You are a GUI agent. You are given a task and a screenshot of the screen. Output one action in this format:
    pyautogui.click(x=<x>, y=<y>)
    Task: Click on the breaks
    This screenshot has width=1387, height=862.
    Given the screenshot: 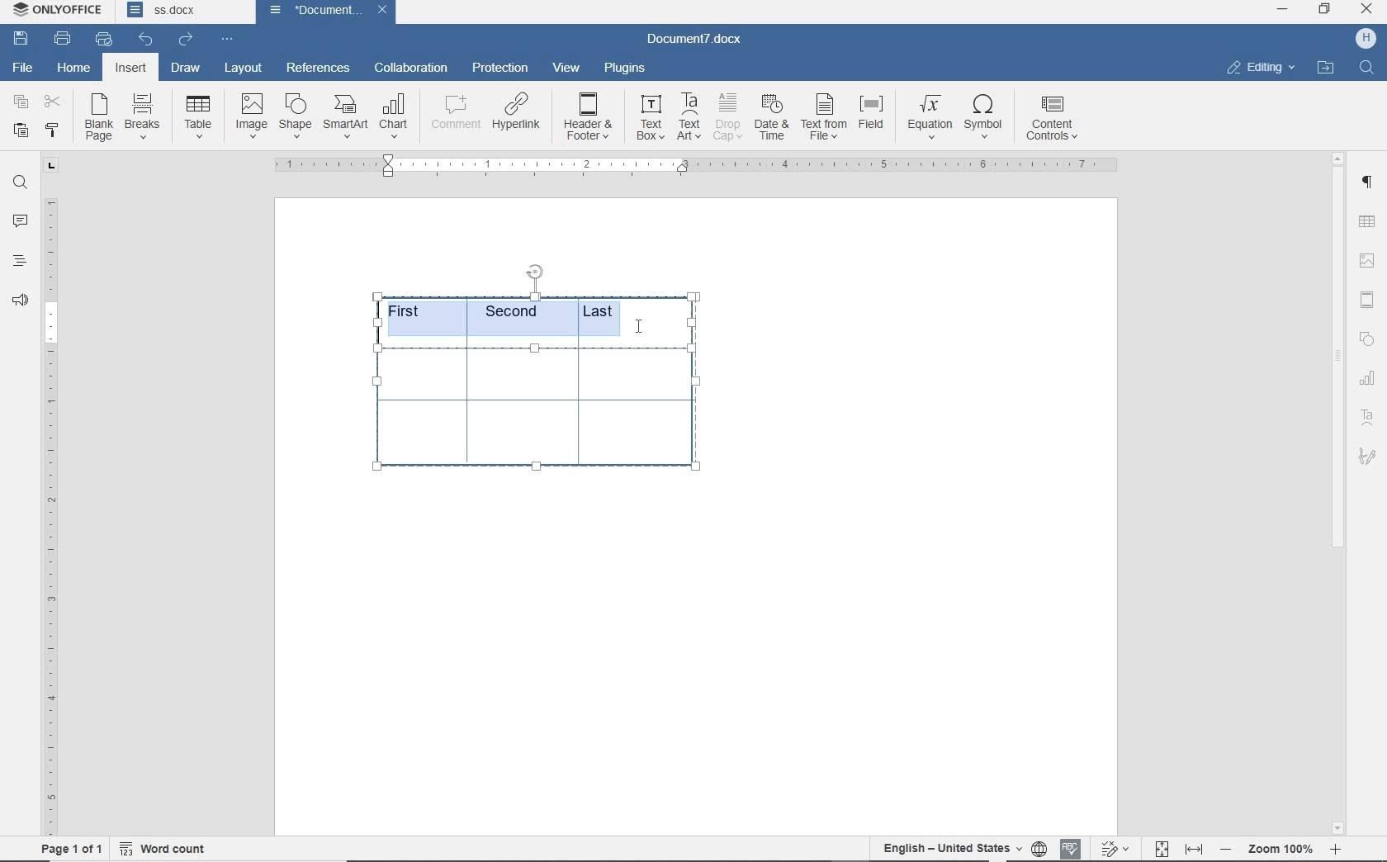 What is the action you would take?
    pyautogui.click(x=145, y=116)
    